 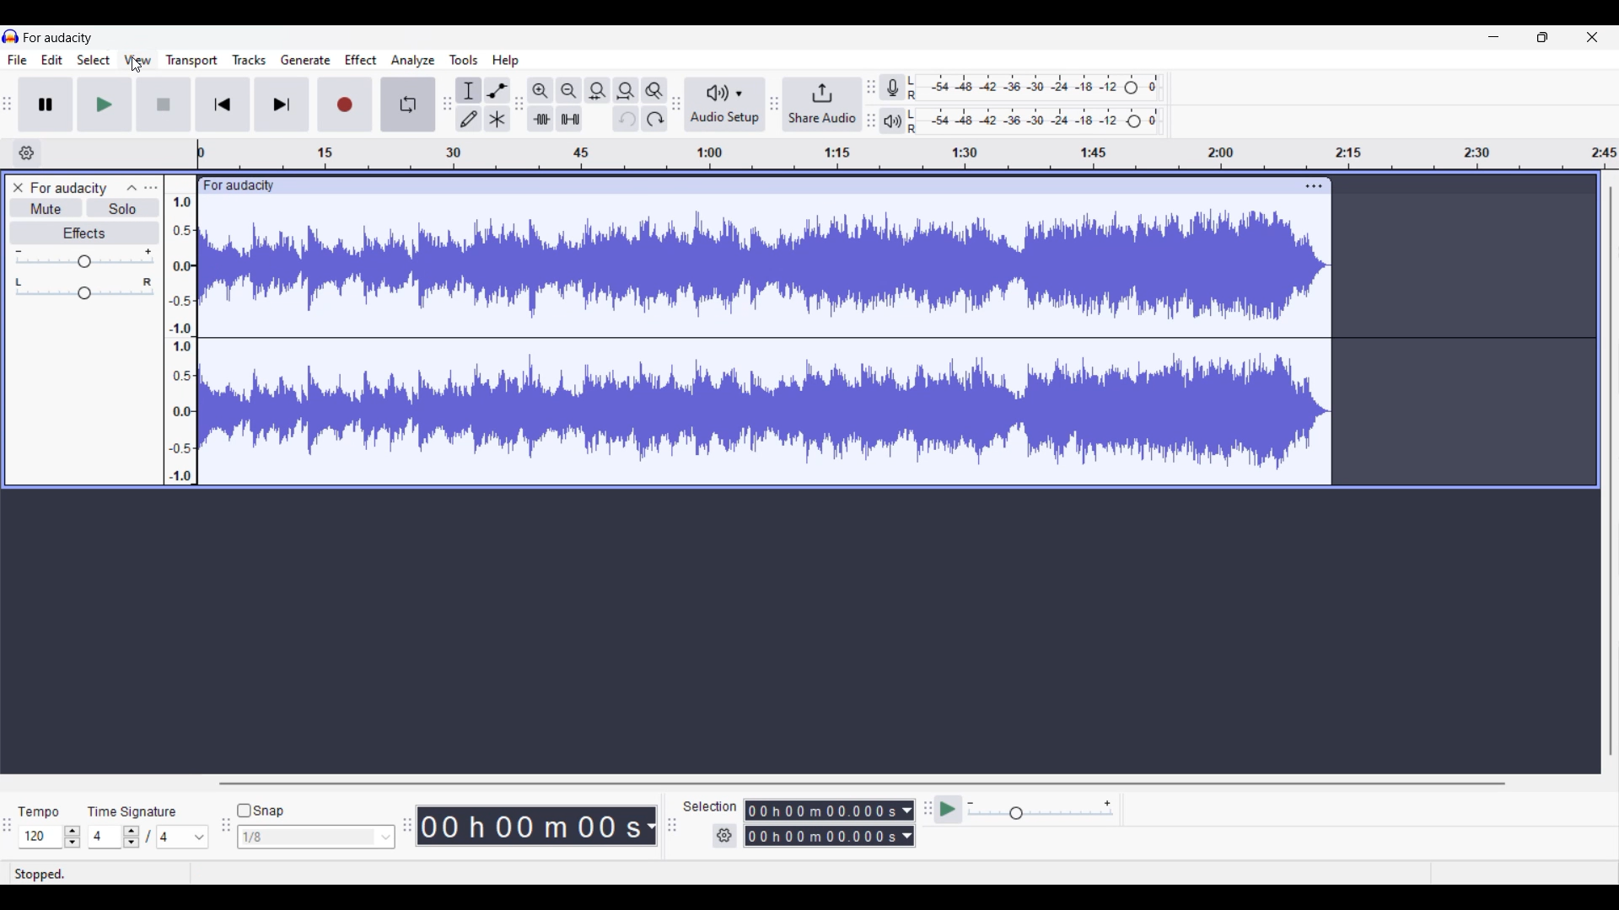 I want to click on for audacity, so click(x=57, y=38).